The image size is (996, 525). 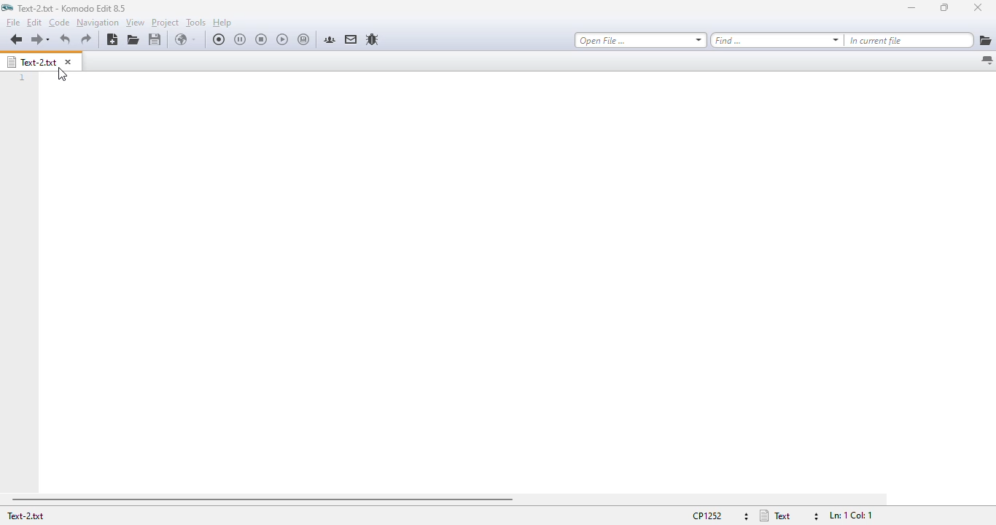 I want to click on pause macro recording, so click(x=241, y=39).